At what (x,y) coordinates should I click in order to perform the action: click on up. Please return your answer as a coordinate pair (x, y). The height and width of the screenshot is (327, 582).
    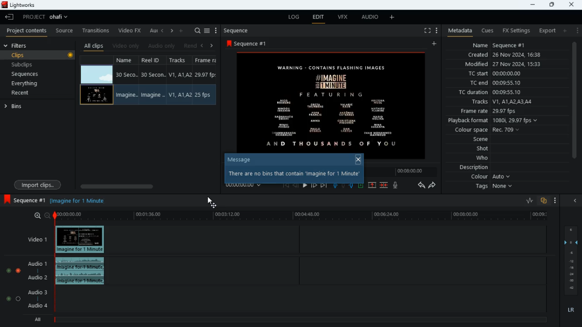
    Looking at the image, I should click on (361, 186).